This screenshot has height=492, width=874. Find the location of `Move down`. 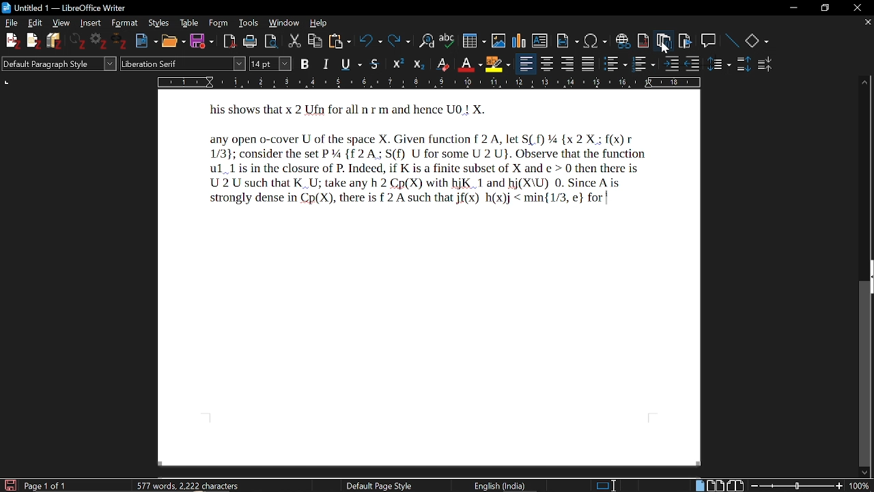

Move down is located at coordinates (864, 472).